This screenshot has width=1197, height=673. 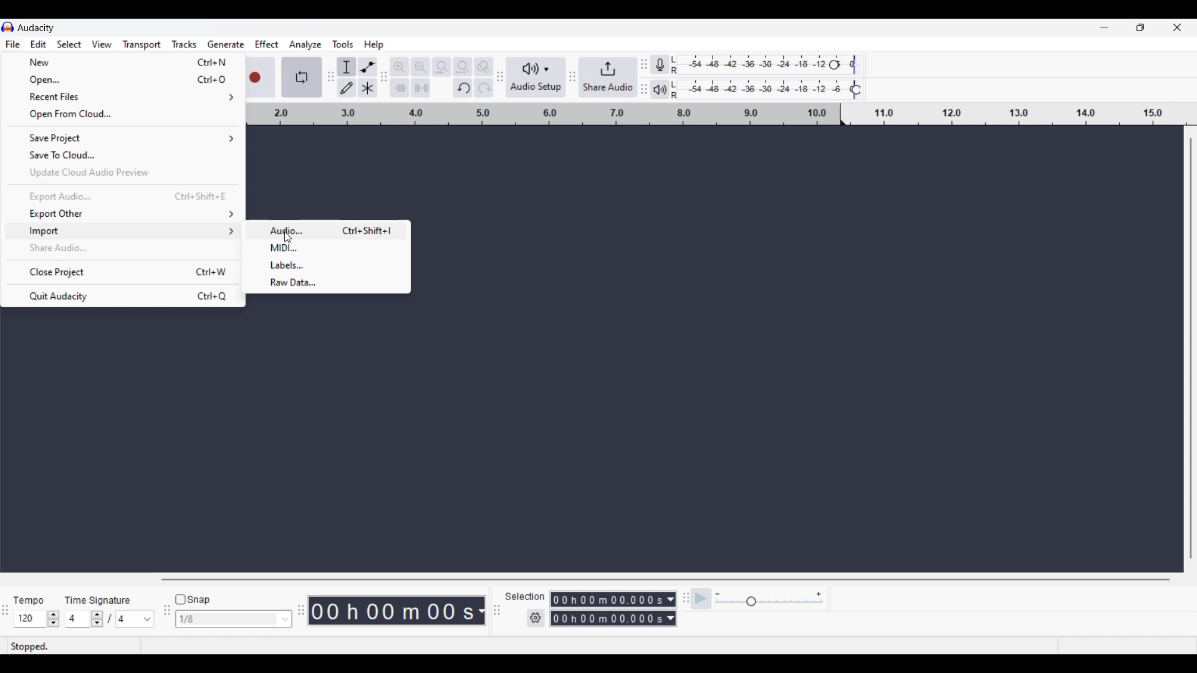 What do you see at coordinates (1191, 349) in the screenshot?
I see `Vertical slide bar` at bounding box center [1191, 349].